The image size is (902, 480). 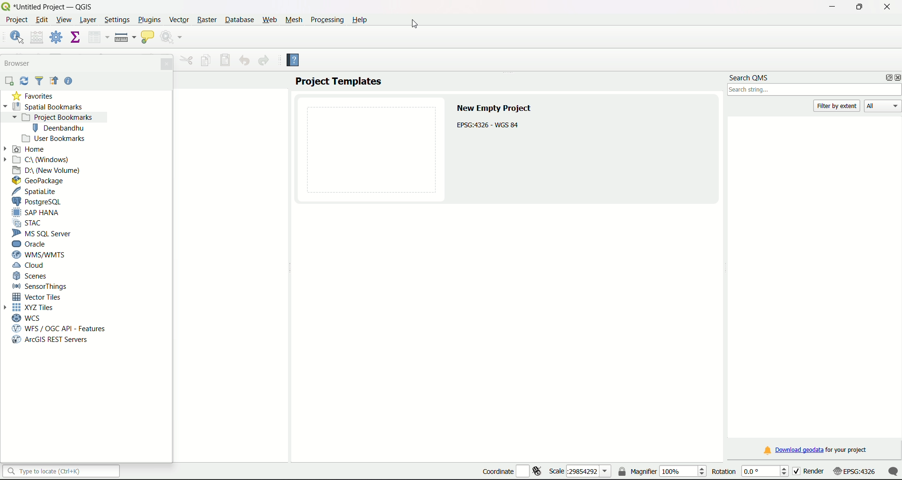 I want to click on close, so click(x=896, y=78).